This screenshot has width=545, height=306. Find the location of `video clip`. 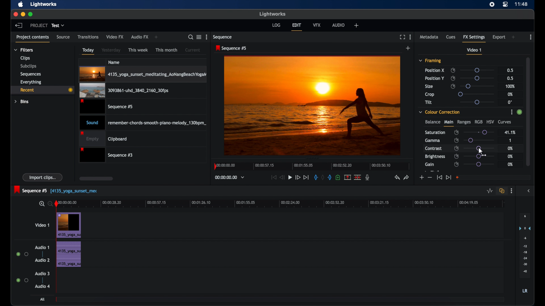

video clip is located at coordinates (107, 107).